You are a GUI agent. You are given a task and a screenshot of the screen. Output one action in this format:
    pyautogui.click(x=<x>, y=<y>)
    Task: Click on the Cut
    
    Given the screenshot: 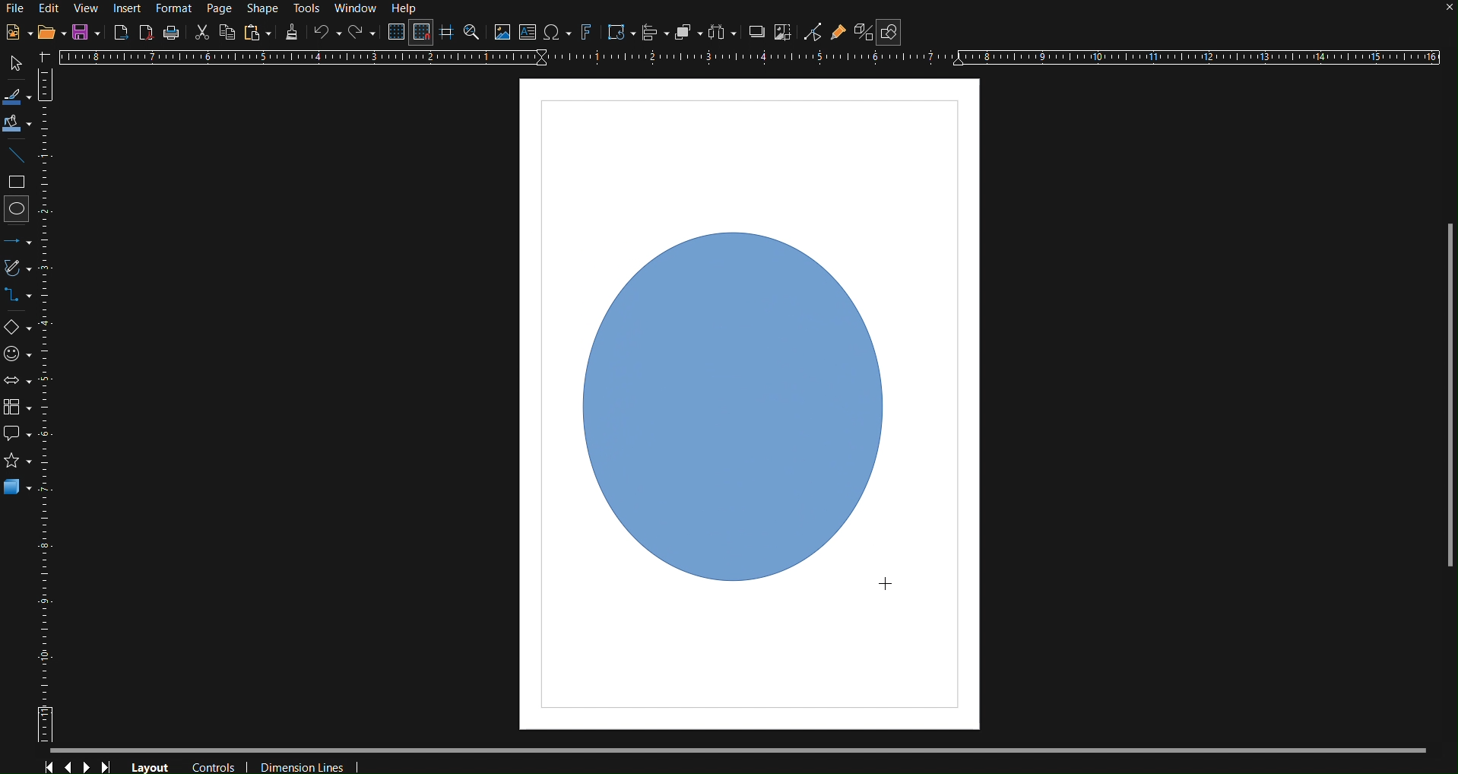 What is the action you would take?
    pyautogui.click(x=201, y=31)
    